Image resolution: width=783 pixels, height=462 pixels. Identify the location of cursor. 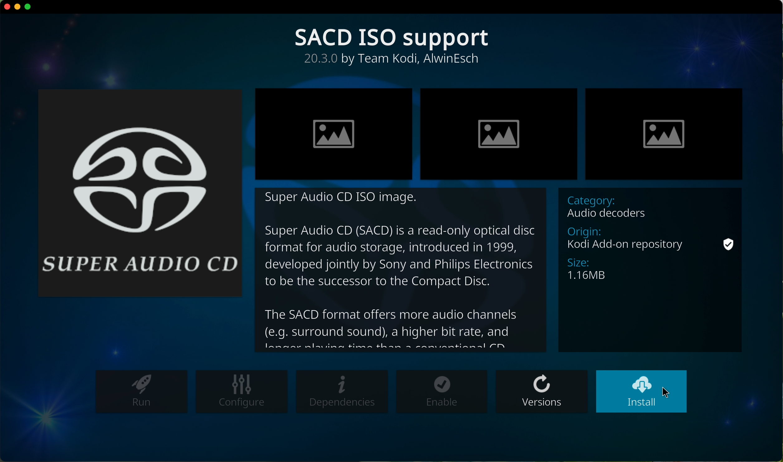
(668, 389).